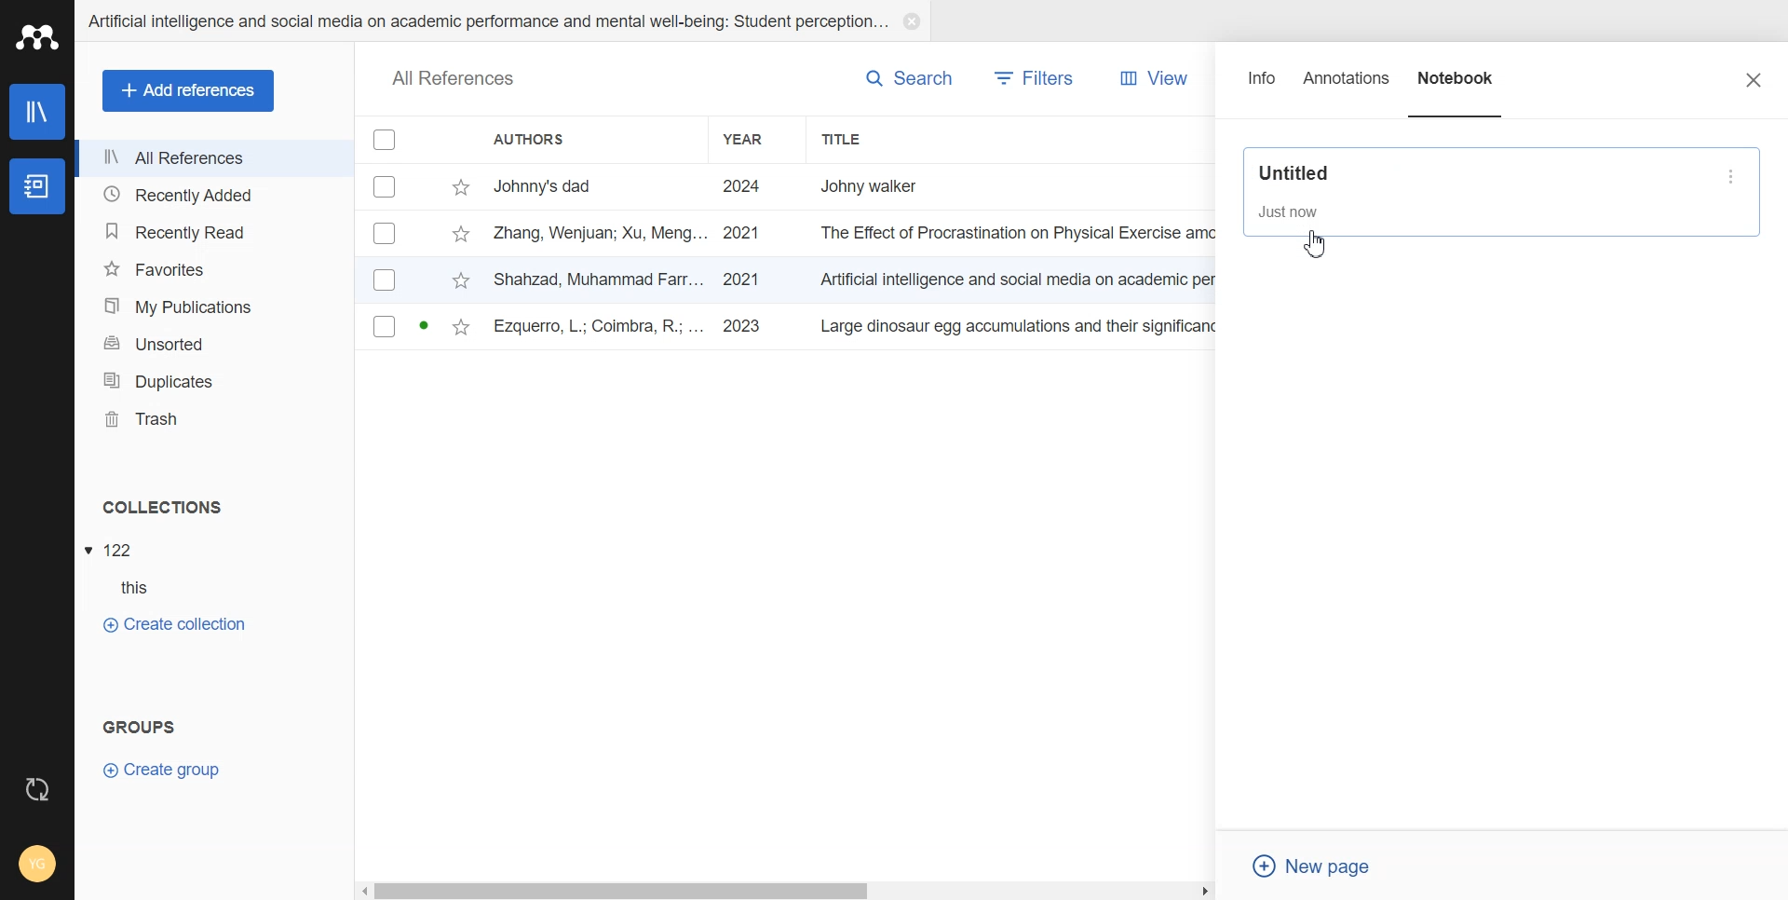 Image resolution: width=1788 pixels, height=900 pixels. Describe the element at coordinates (1348, 87) in the screenshot. I see `Annotations` at that location.